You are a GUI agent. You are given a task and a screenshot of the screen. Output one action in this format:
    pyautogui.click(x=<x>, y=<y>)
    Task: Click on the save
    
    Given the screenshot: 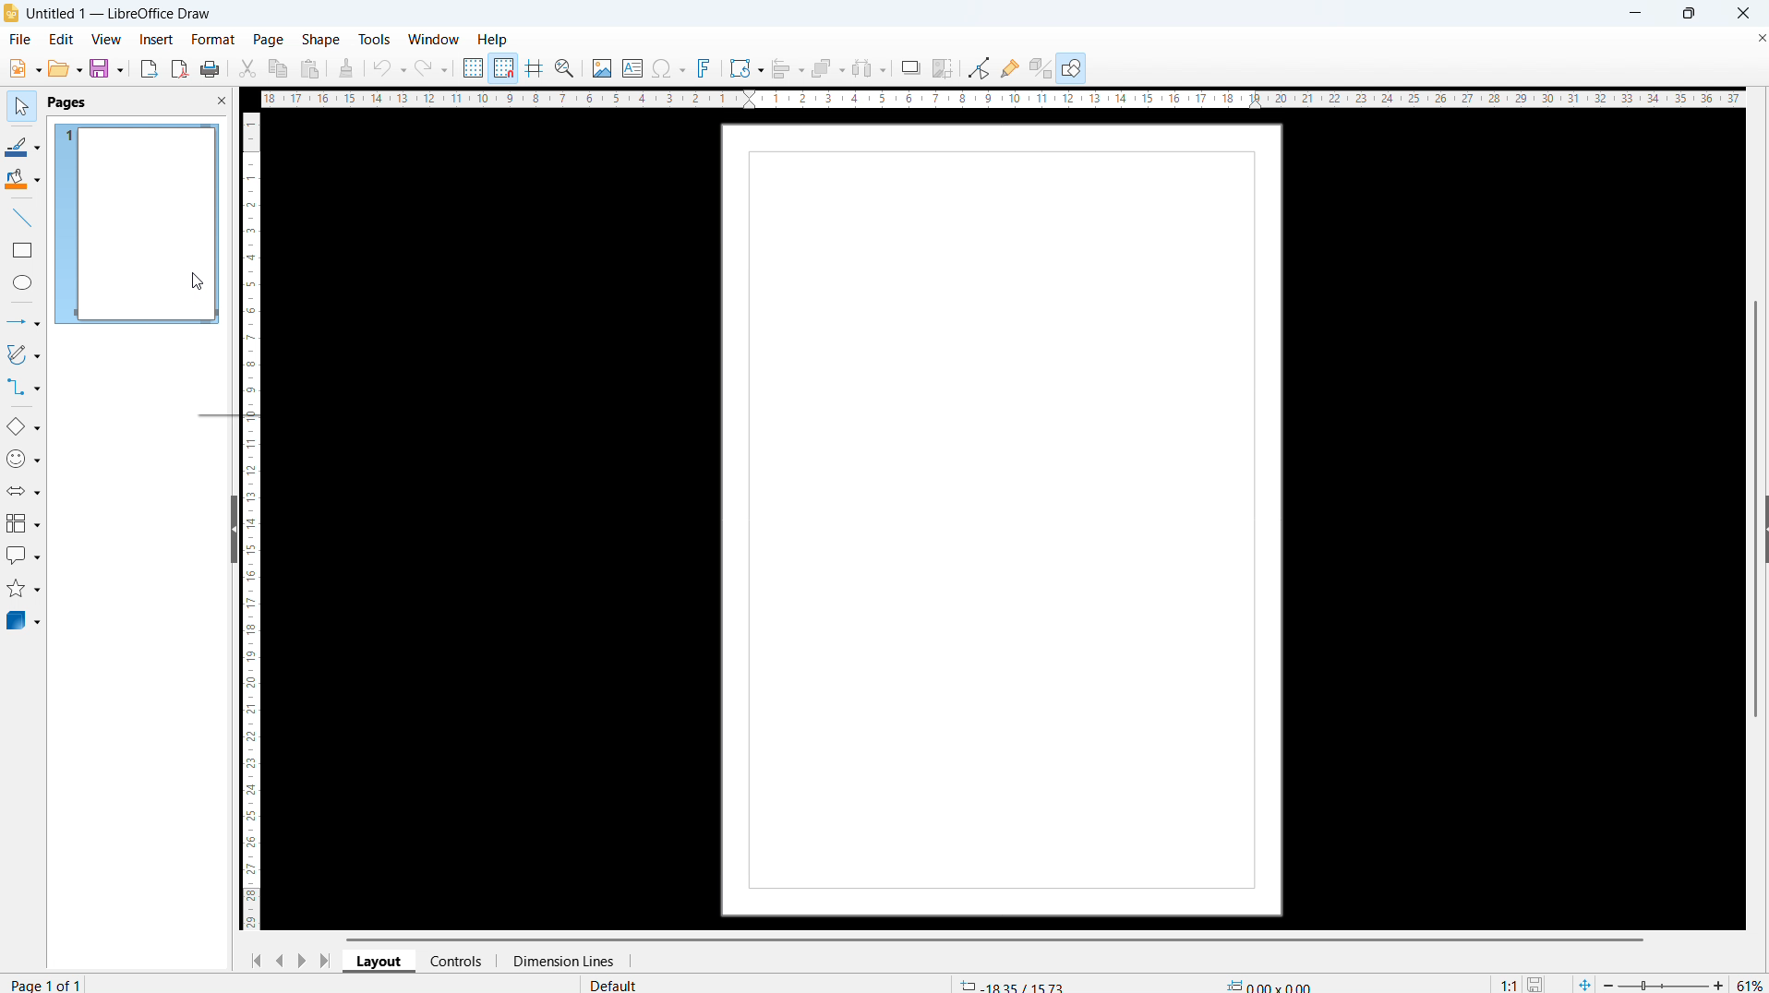 What is the action you would take?
    pyautogui.click(x=107, y=69)
    